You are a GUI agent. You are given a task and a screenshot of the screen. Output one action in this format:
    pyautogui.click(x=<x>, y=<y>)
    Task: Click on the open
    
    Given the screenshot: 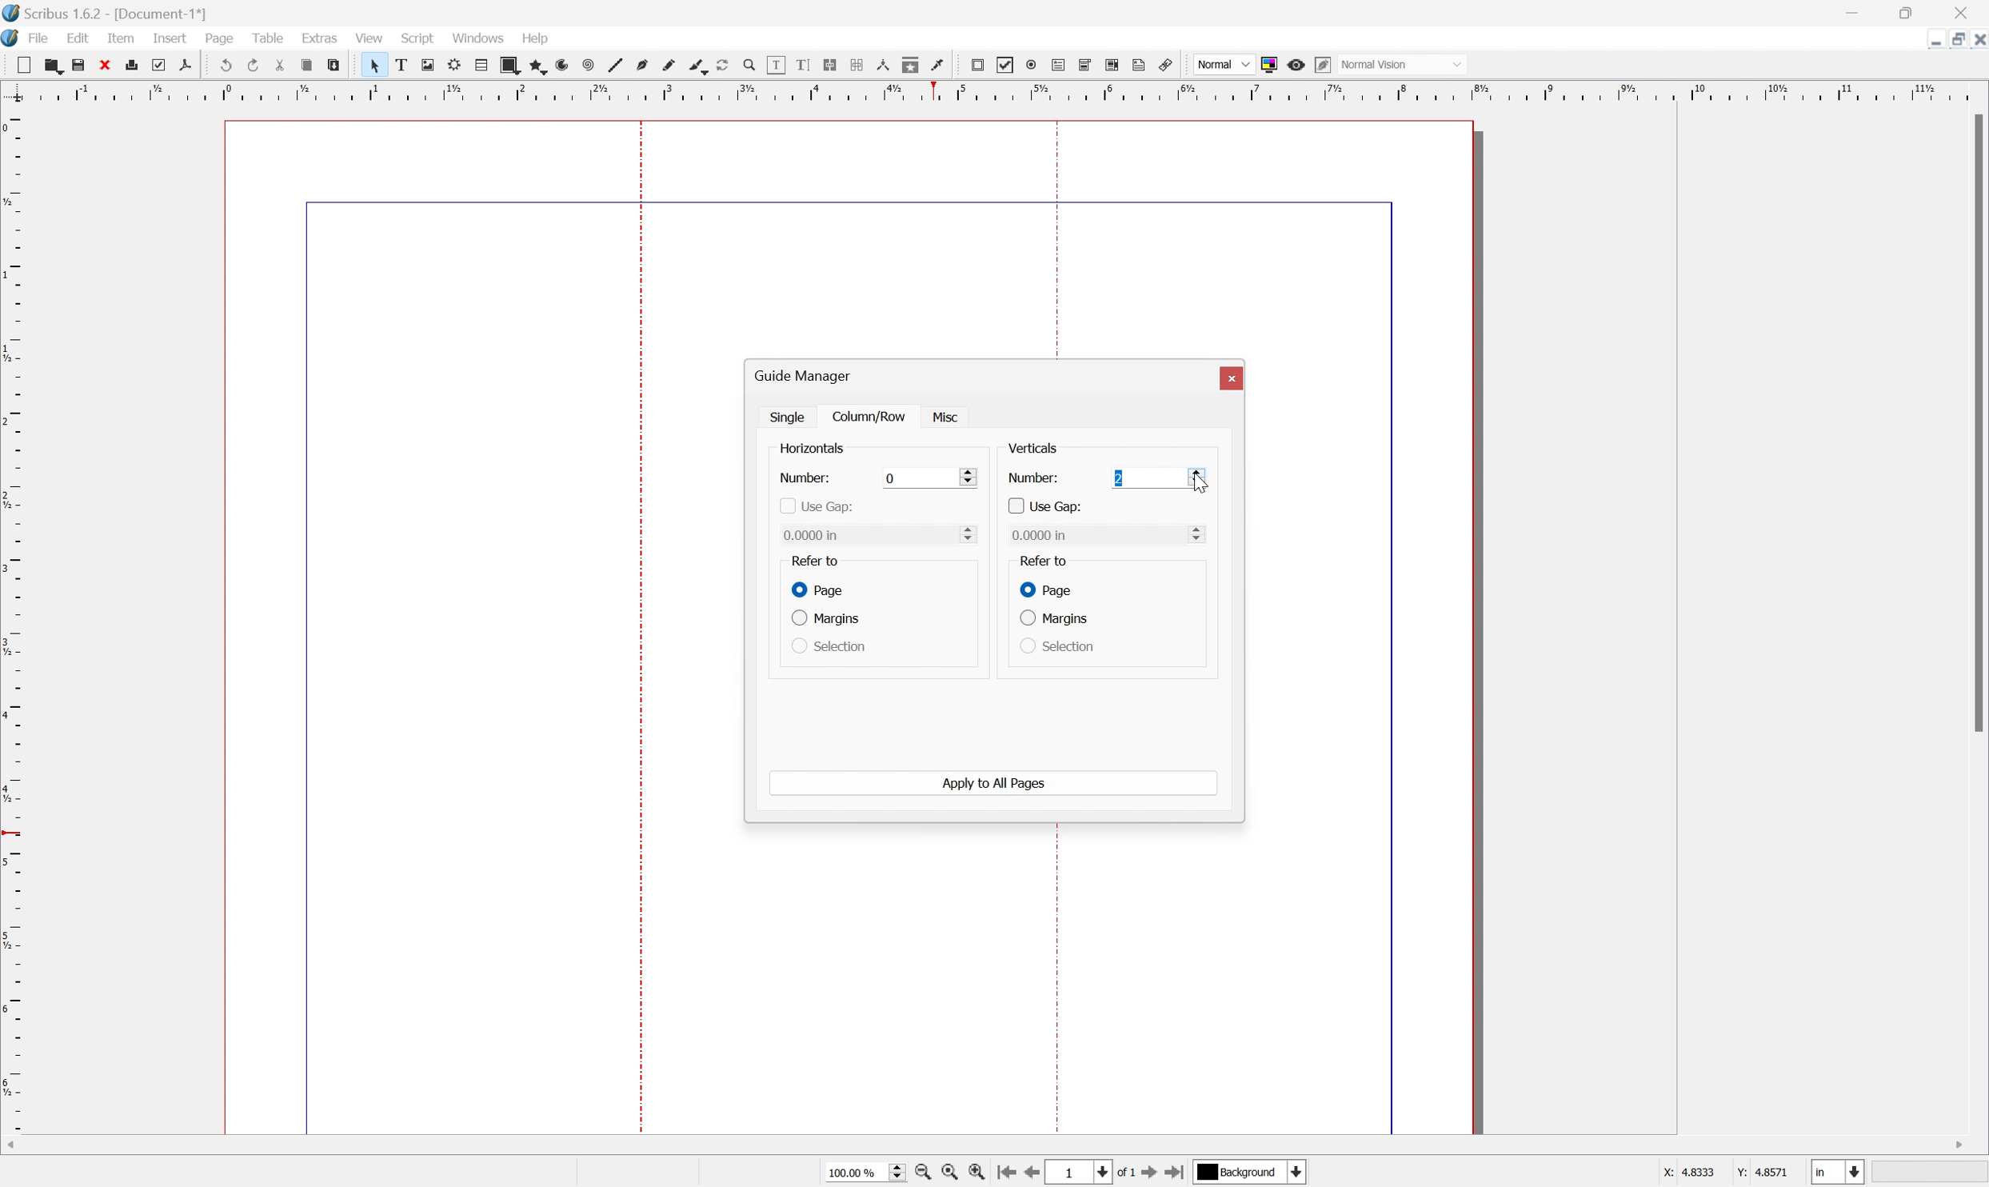 What is the action you would take?
    pyautogui.click(x=56, y=68)
    